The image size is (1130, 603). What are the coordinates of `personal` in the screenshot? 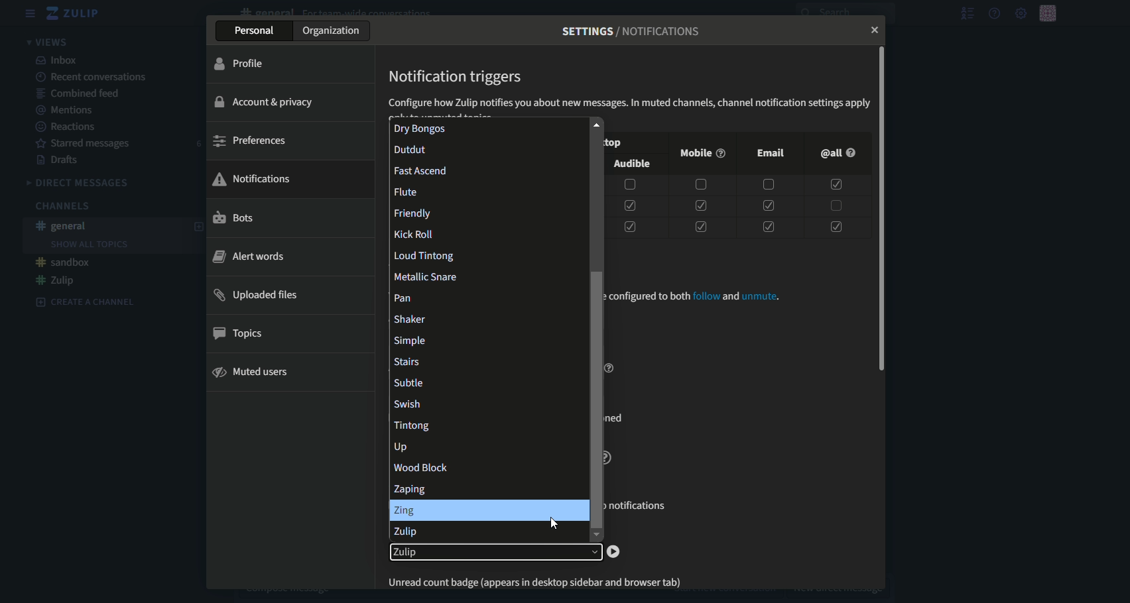 It's located at (255, 32).